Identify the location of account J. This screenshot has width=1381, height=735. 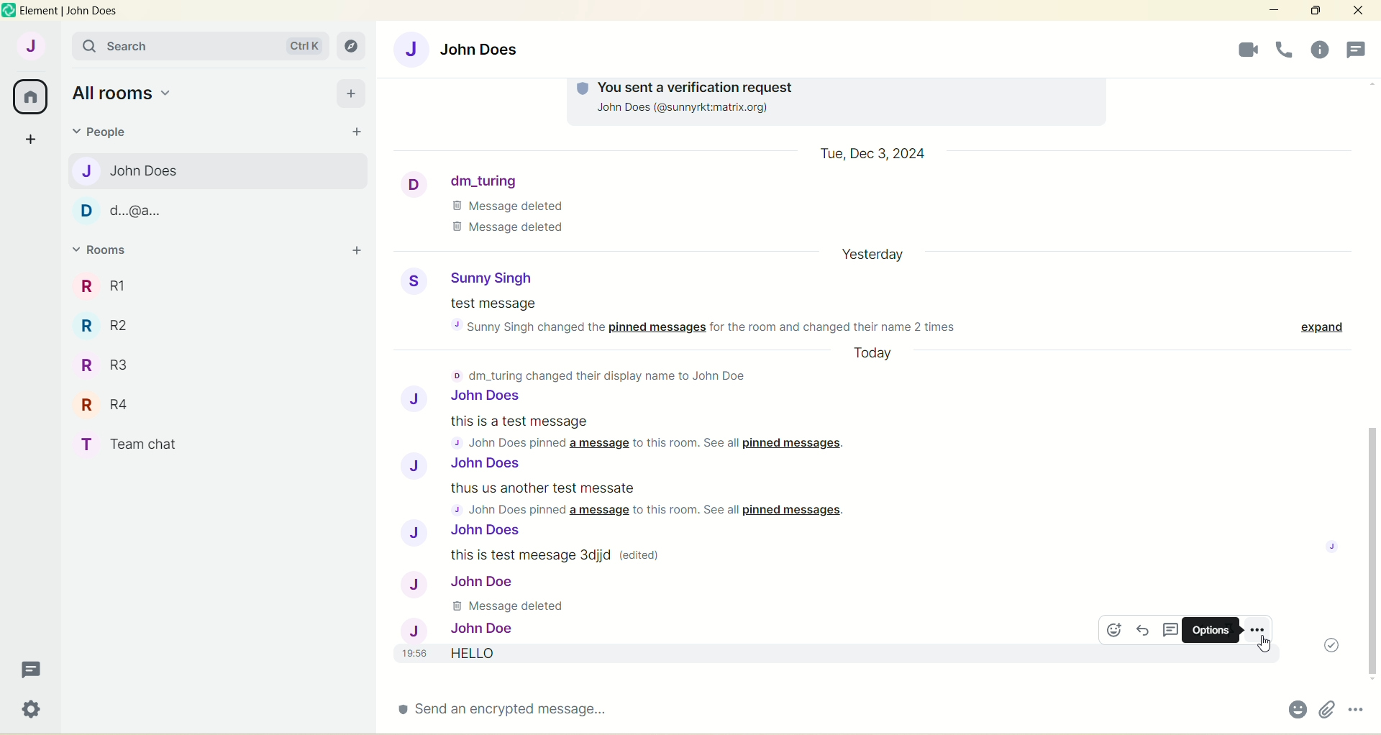
(28, 47).